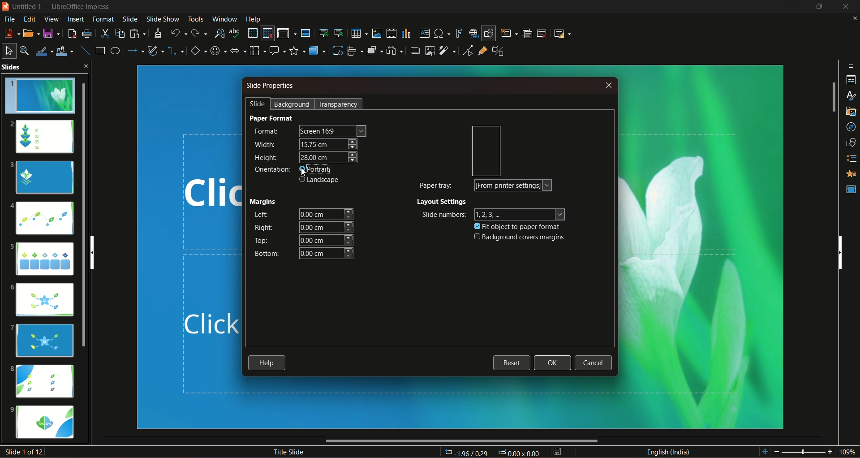 The width and height of the screenshot is (860, 458). What do you see at coordinates (488, 33) in the screenshot?
I see `show draw functions` at bounding box center [488, 33].